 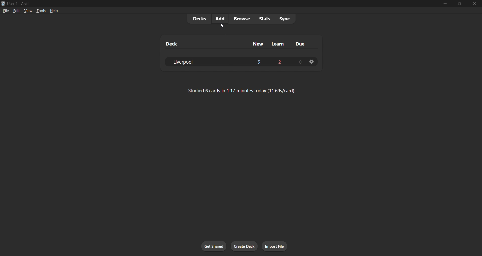 What do you see at coordinates (475, 4) in the screenshot?
I see `close` at bounding box center [475, 4].